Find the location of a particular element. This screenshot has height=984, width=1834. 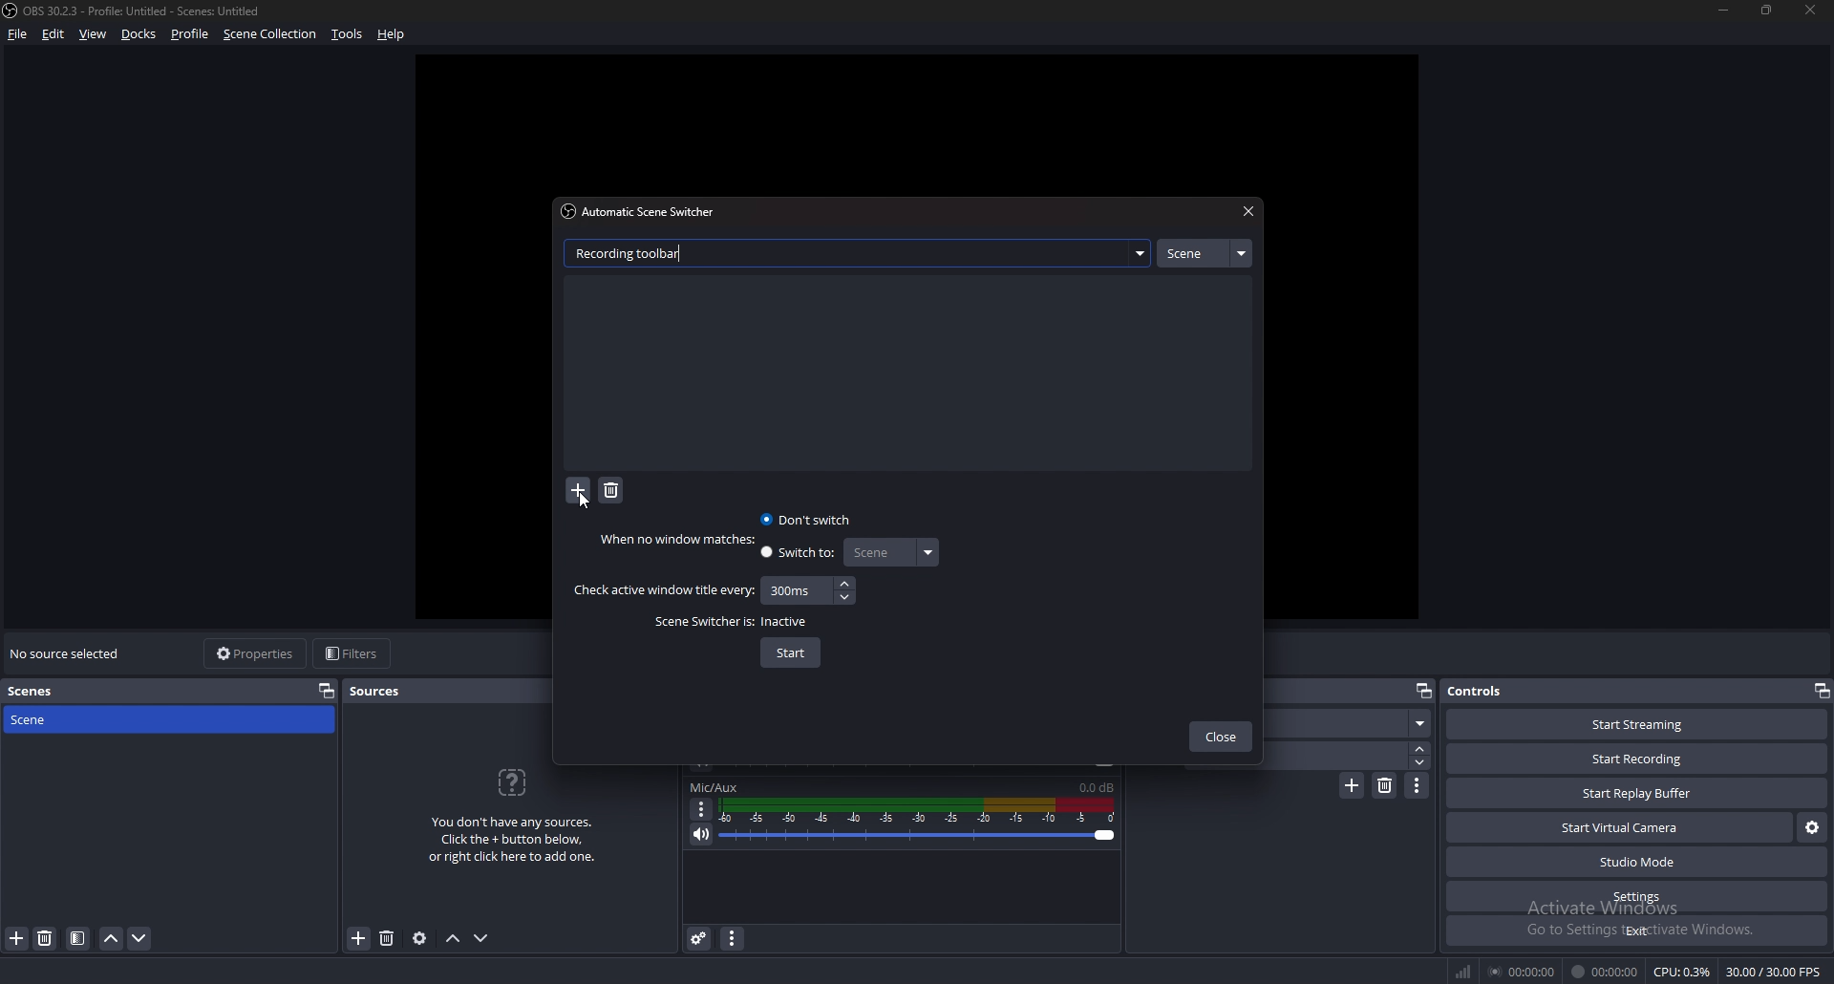

scene is located at coordinates (1204, 253).